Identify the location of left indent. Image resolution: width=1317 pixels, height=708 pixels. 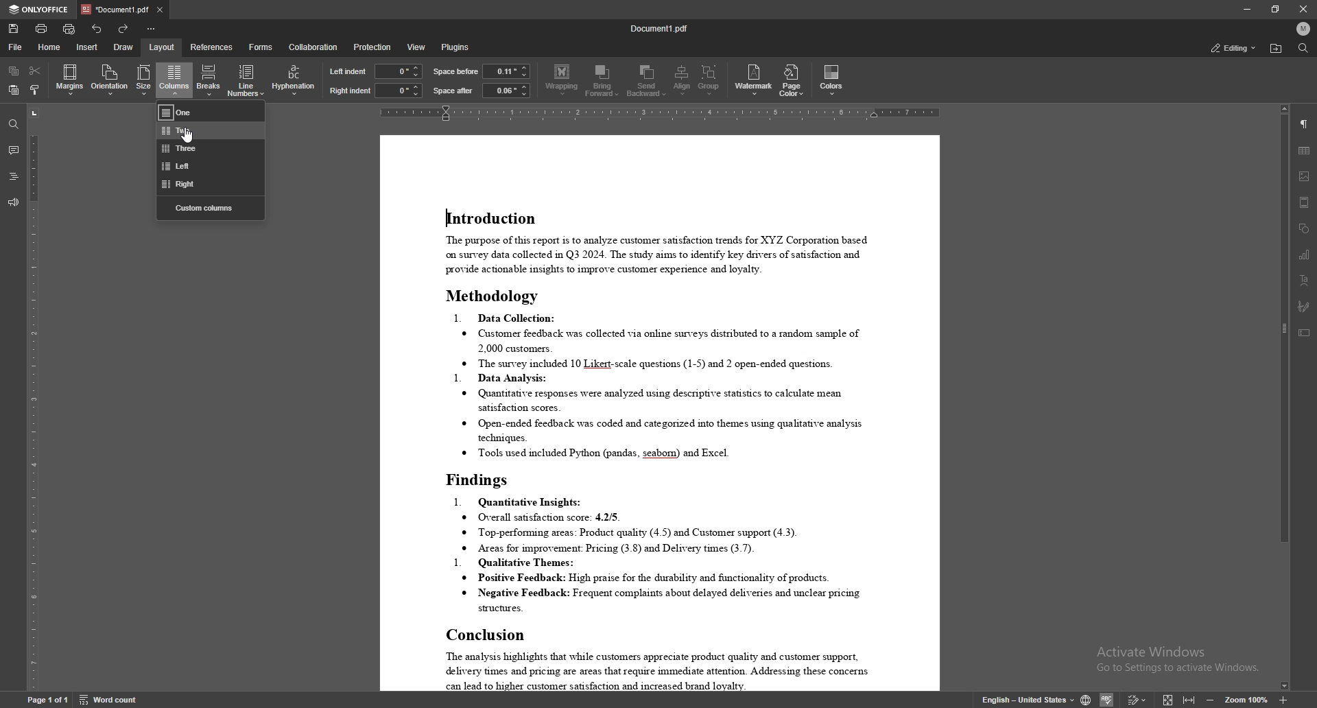
(348, 71).